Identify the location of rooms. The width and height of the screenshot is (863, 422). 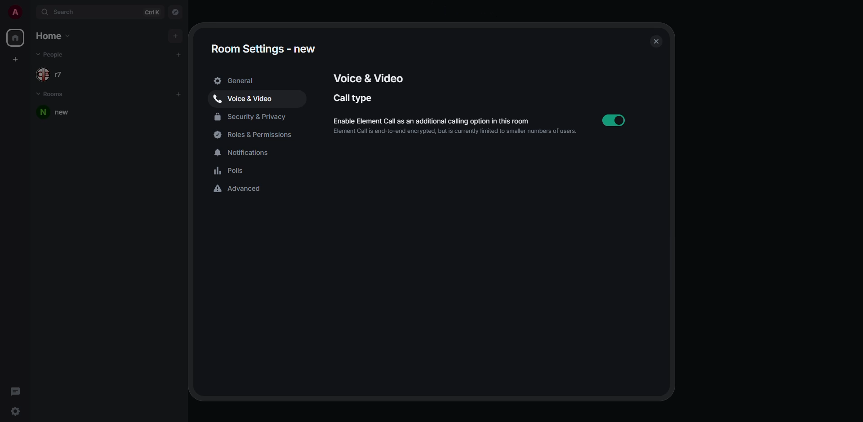
(52, 95).